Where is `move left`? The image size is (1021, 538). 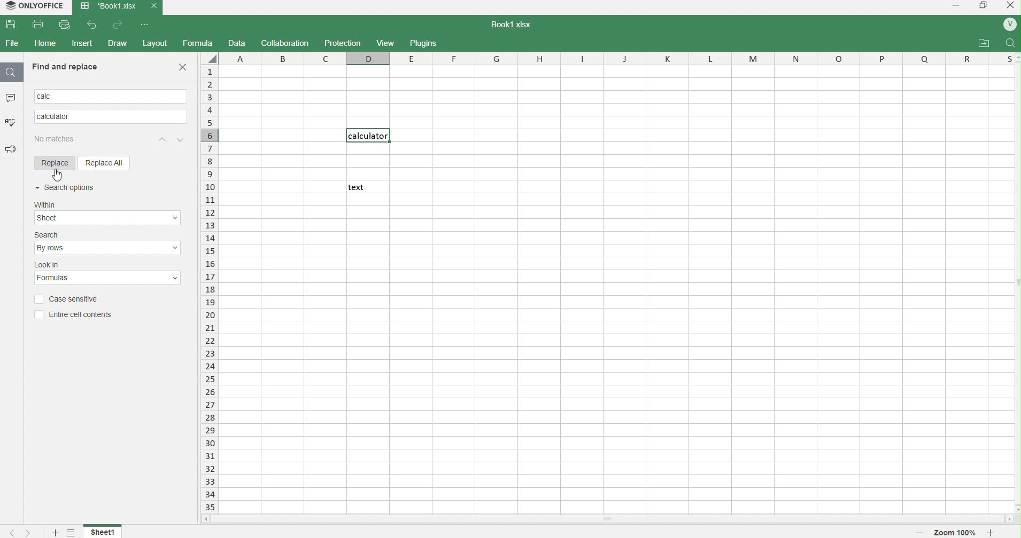 move left is located at coordinates (205, 519).